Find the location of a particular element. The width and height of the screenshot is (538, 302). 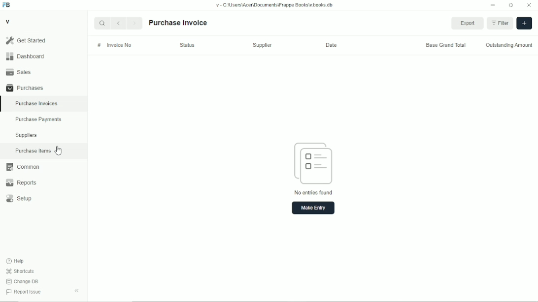

outstanding amount is located at coordinates (509, 46).